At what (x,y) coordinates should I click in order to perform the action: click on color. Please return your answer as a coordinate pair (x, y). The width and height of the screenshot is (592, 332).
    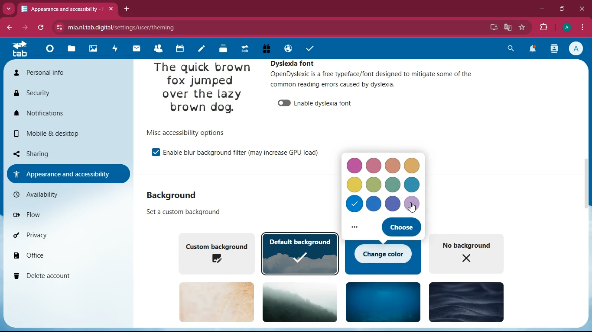
    Looking at the image, I should click on (353, 185).